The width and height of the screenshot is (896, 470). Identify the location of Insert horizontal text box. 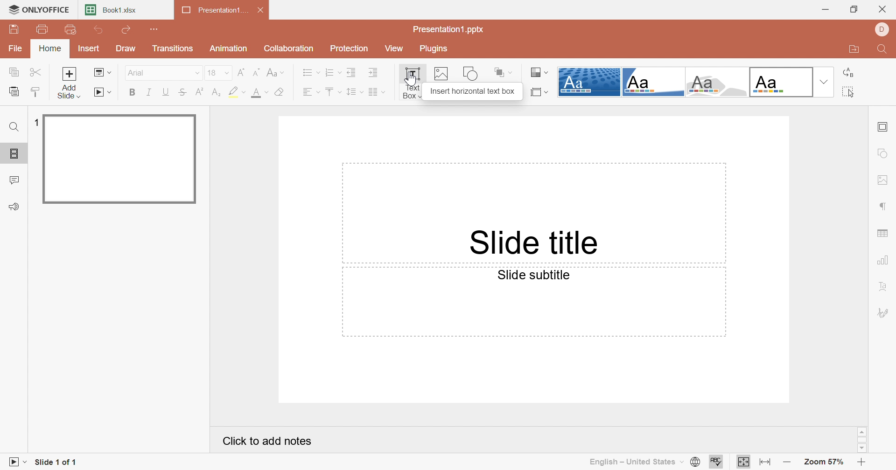
(472, 91).